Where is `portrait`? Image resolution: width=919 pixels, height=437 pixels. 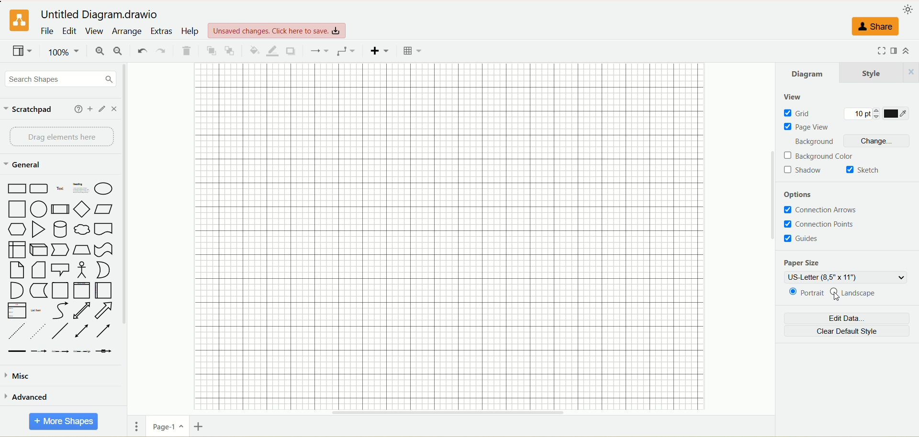 portrait is located at coordinates (803, 294).